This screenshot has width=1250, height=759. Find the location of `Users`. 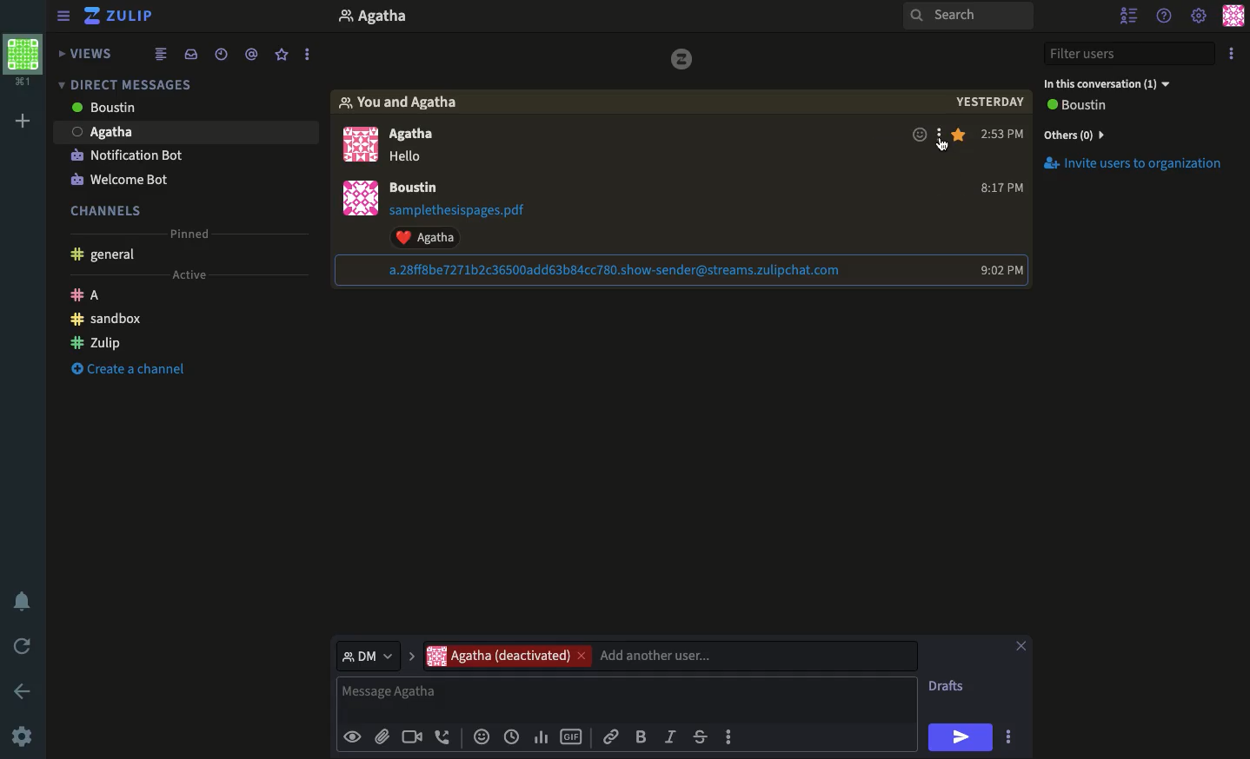

Users is located at coordinates (669, 656).